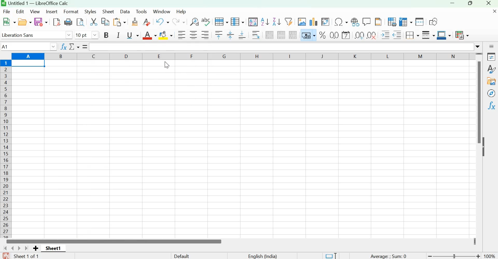  Describe the element at coordinates (280, 47) in the screenshot. I see `Input line` at that location.